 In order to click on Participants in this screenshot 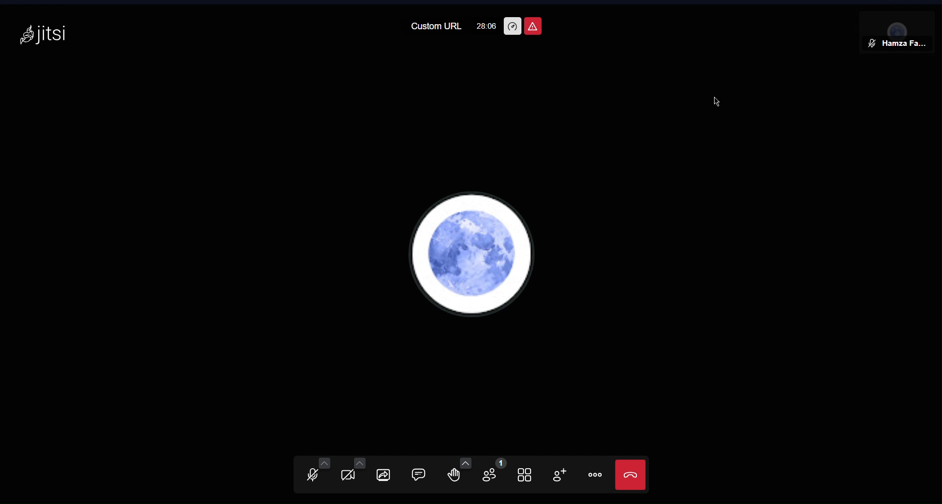, I will do `click(493, 475)`.